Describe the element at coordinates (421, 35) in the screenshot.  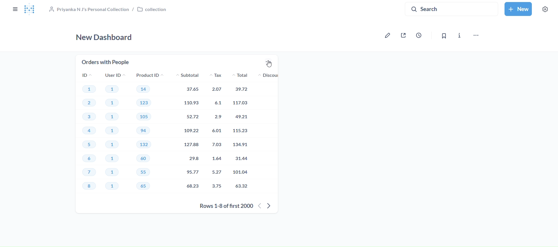
I see `auto-update` at that location.